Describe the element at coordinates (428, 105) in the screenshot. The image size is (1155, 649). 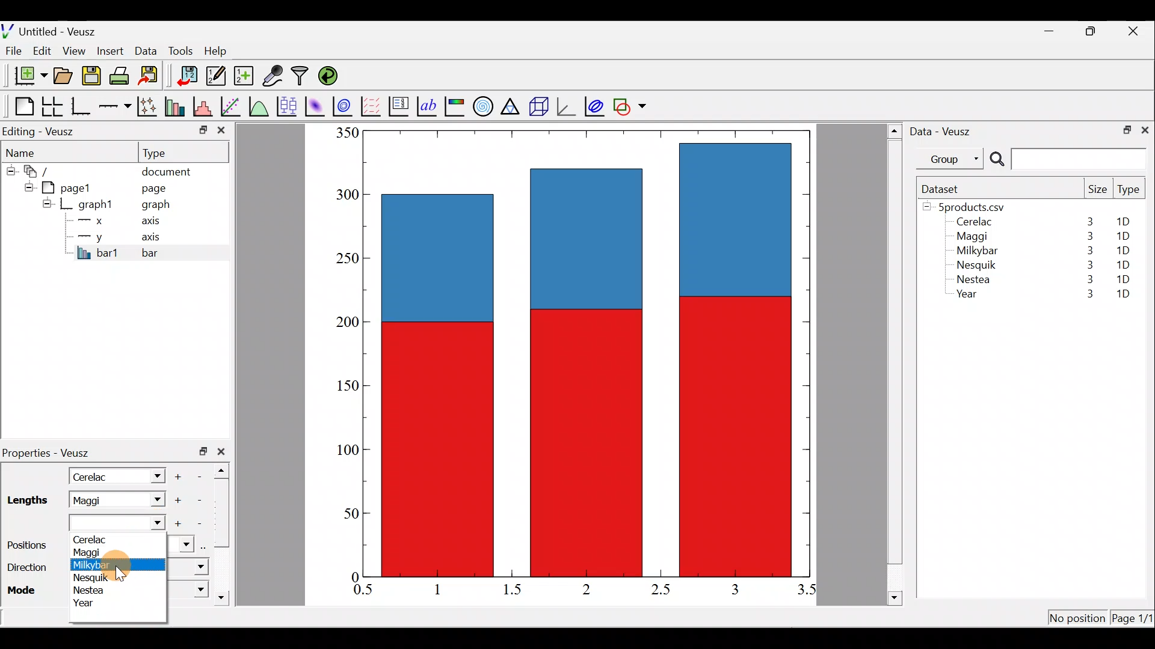
I see `Text label` at that location.